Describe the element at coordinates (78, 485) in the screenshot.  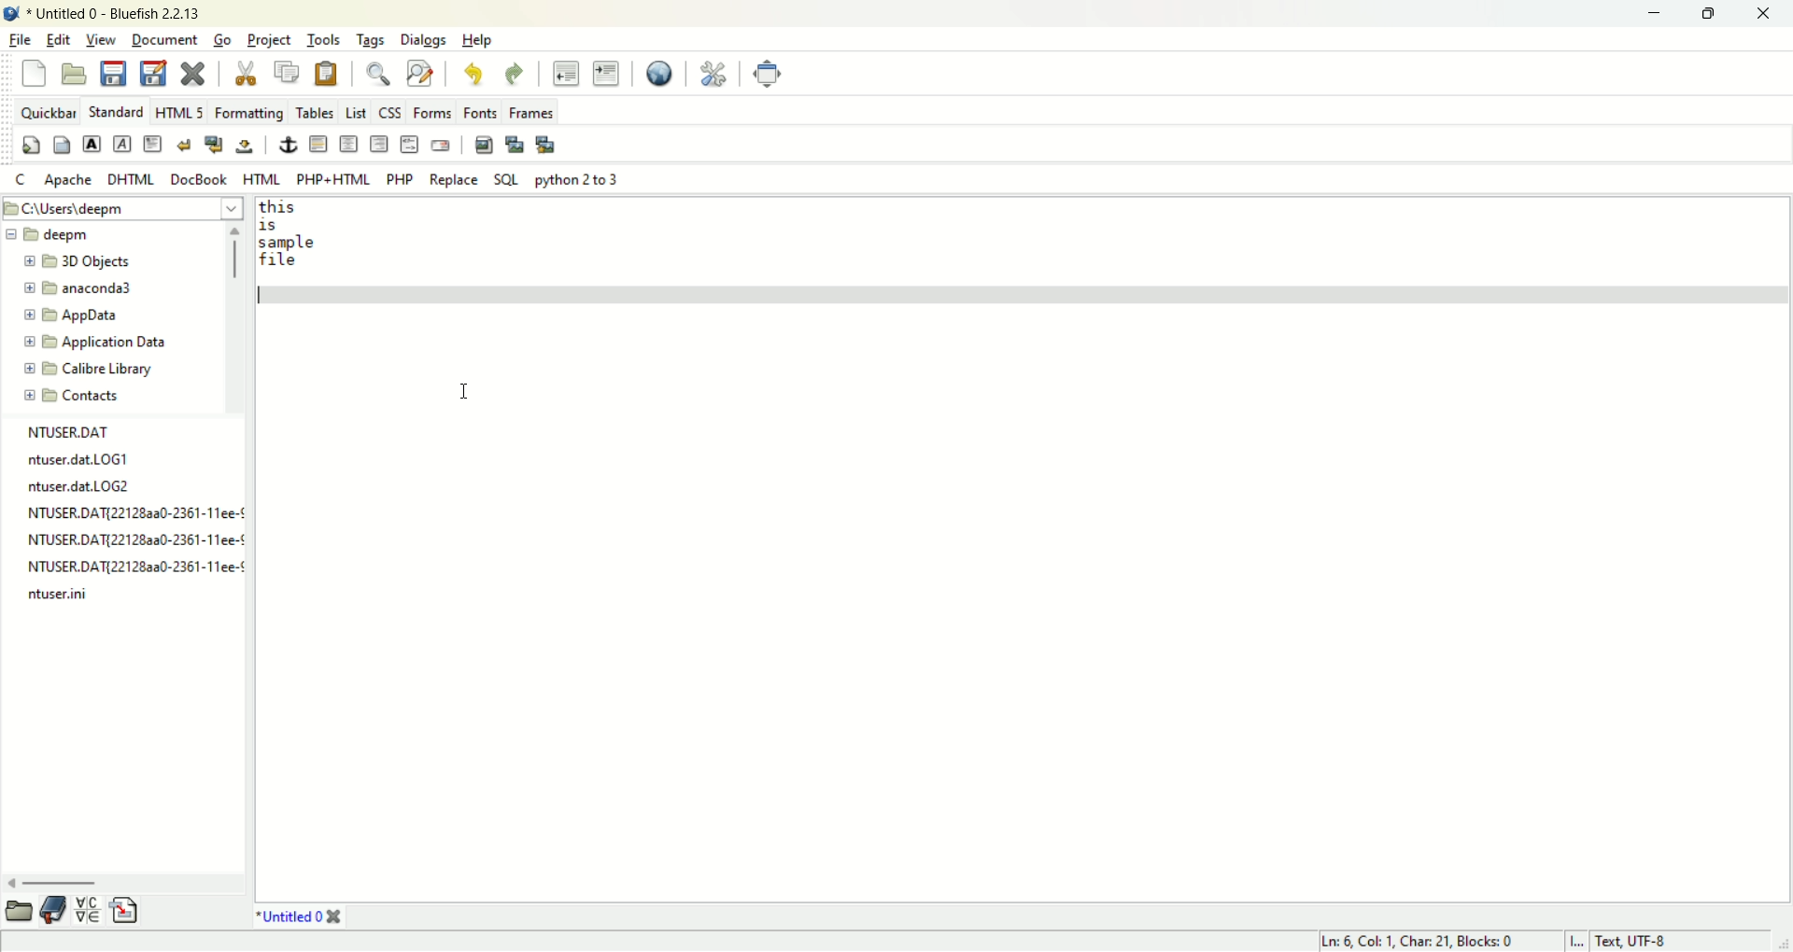
I see `ntuser.dat.LOG2` at that location.